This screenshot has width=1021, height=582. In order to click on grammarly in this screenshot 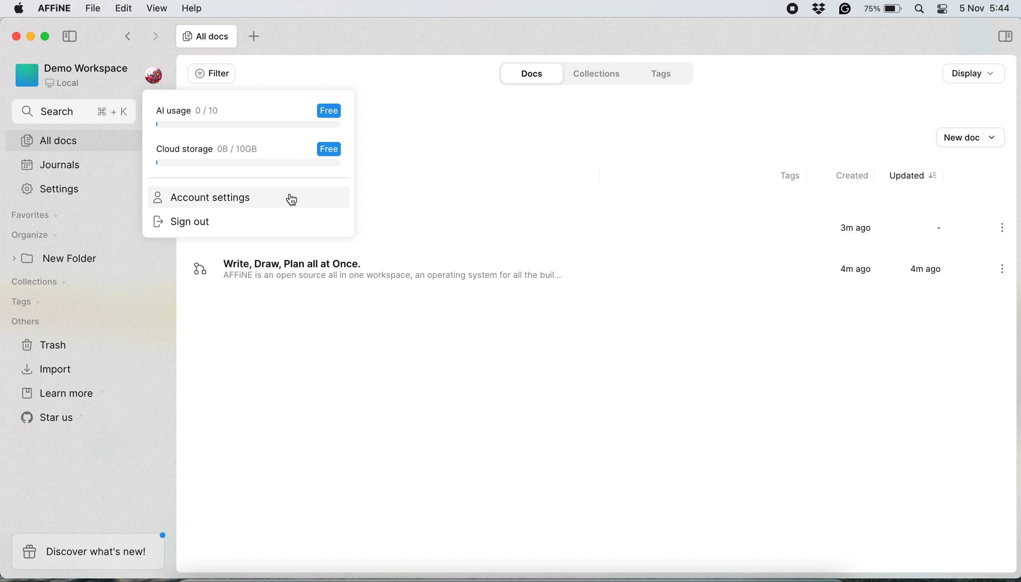, I will do `click(844, 8)`.